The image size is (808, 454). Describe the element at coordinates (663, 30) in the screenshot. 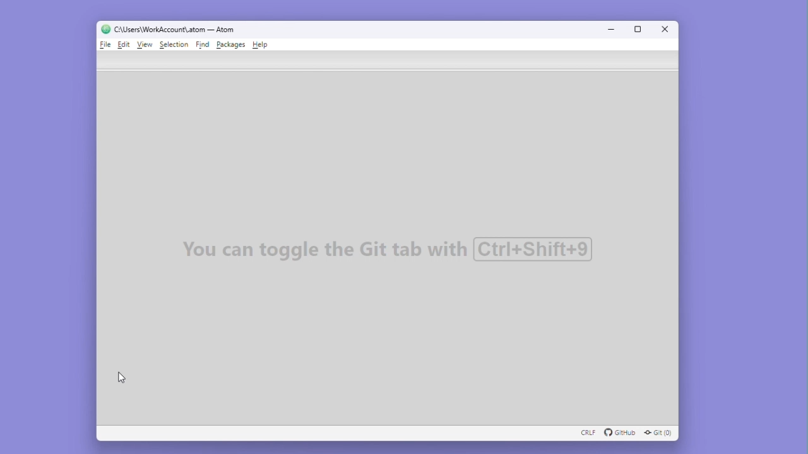

I see `Close` at that location.